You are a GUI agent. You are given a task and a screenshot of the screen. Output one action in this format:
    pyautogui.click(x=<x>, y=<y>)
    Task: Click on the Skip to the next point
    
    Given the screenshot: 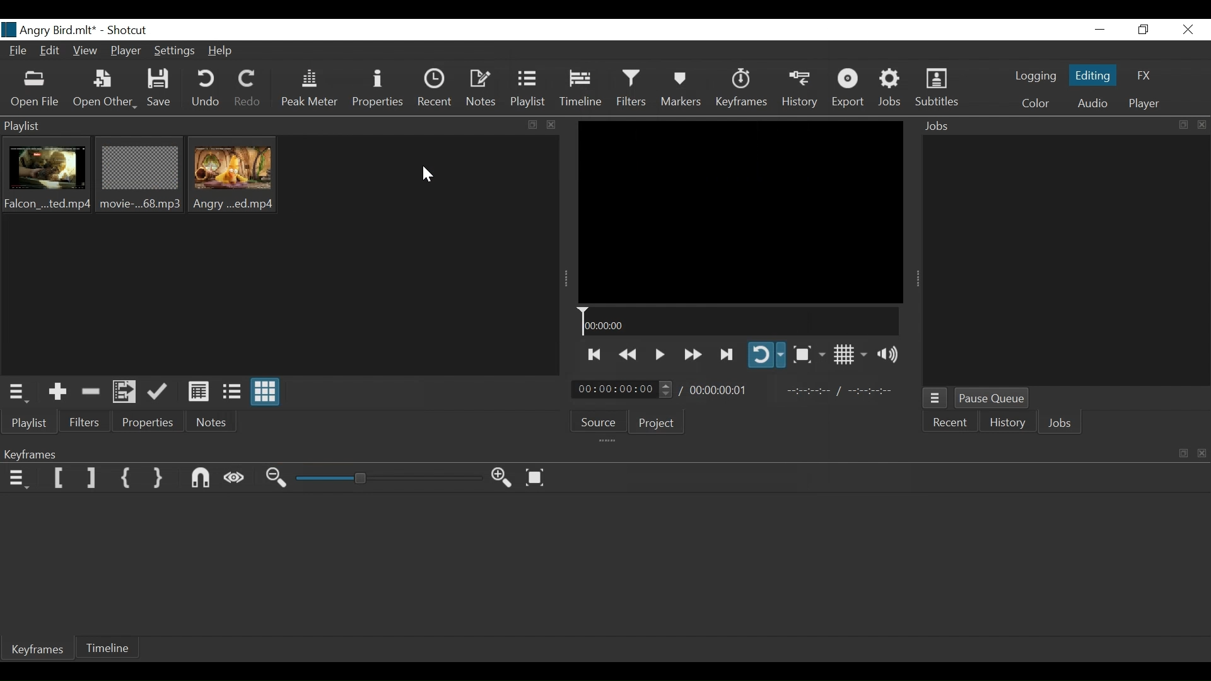 What is the action you would take?
    pyautogui.click(x=729, y=352)
    